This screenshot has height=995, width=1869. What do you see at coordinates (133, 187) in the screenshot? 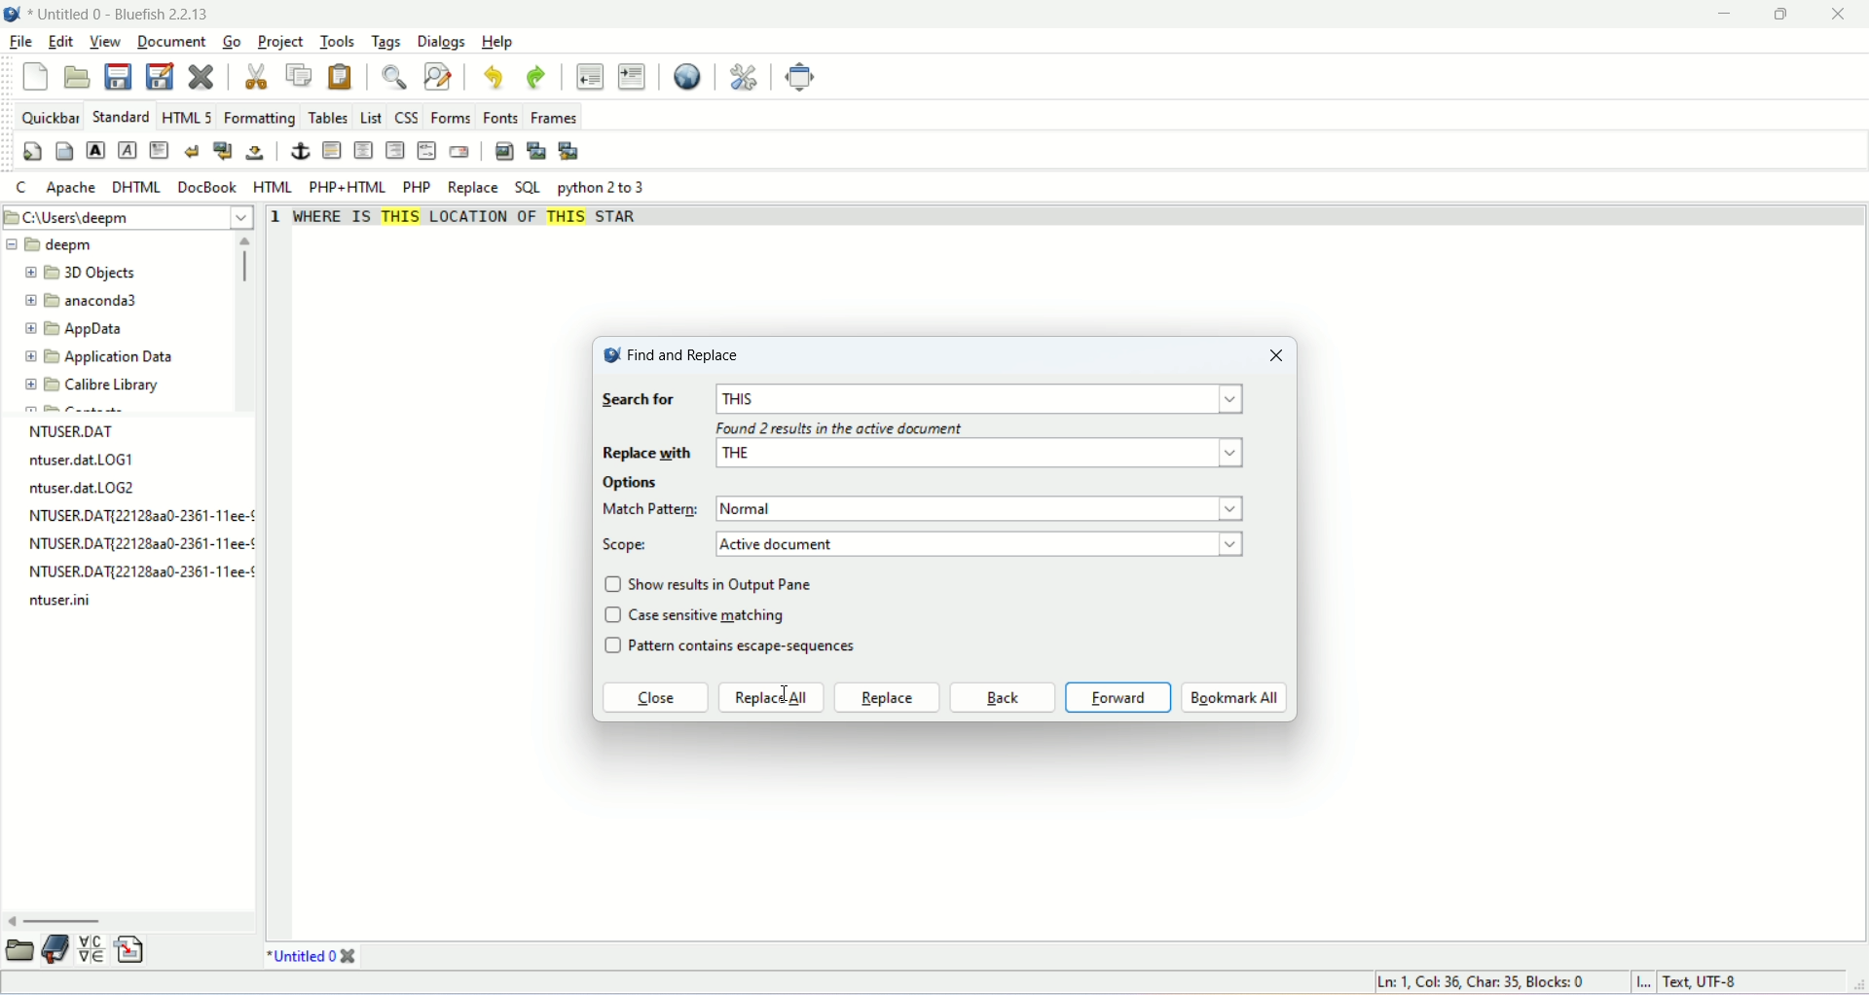
I see `DHTML` at bounding box center [133, 187].